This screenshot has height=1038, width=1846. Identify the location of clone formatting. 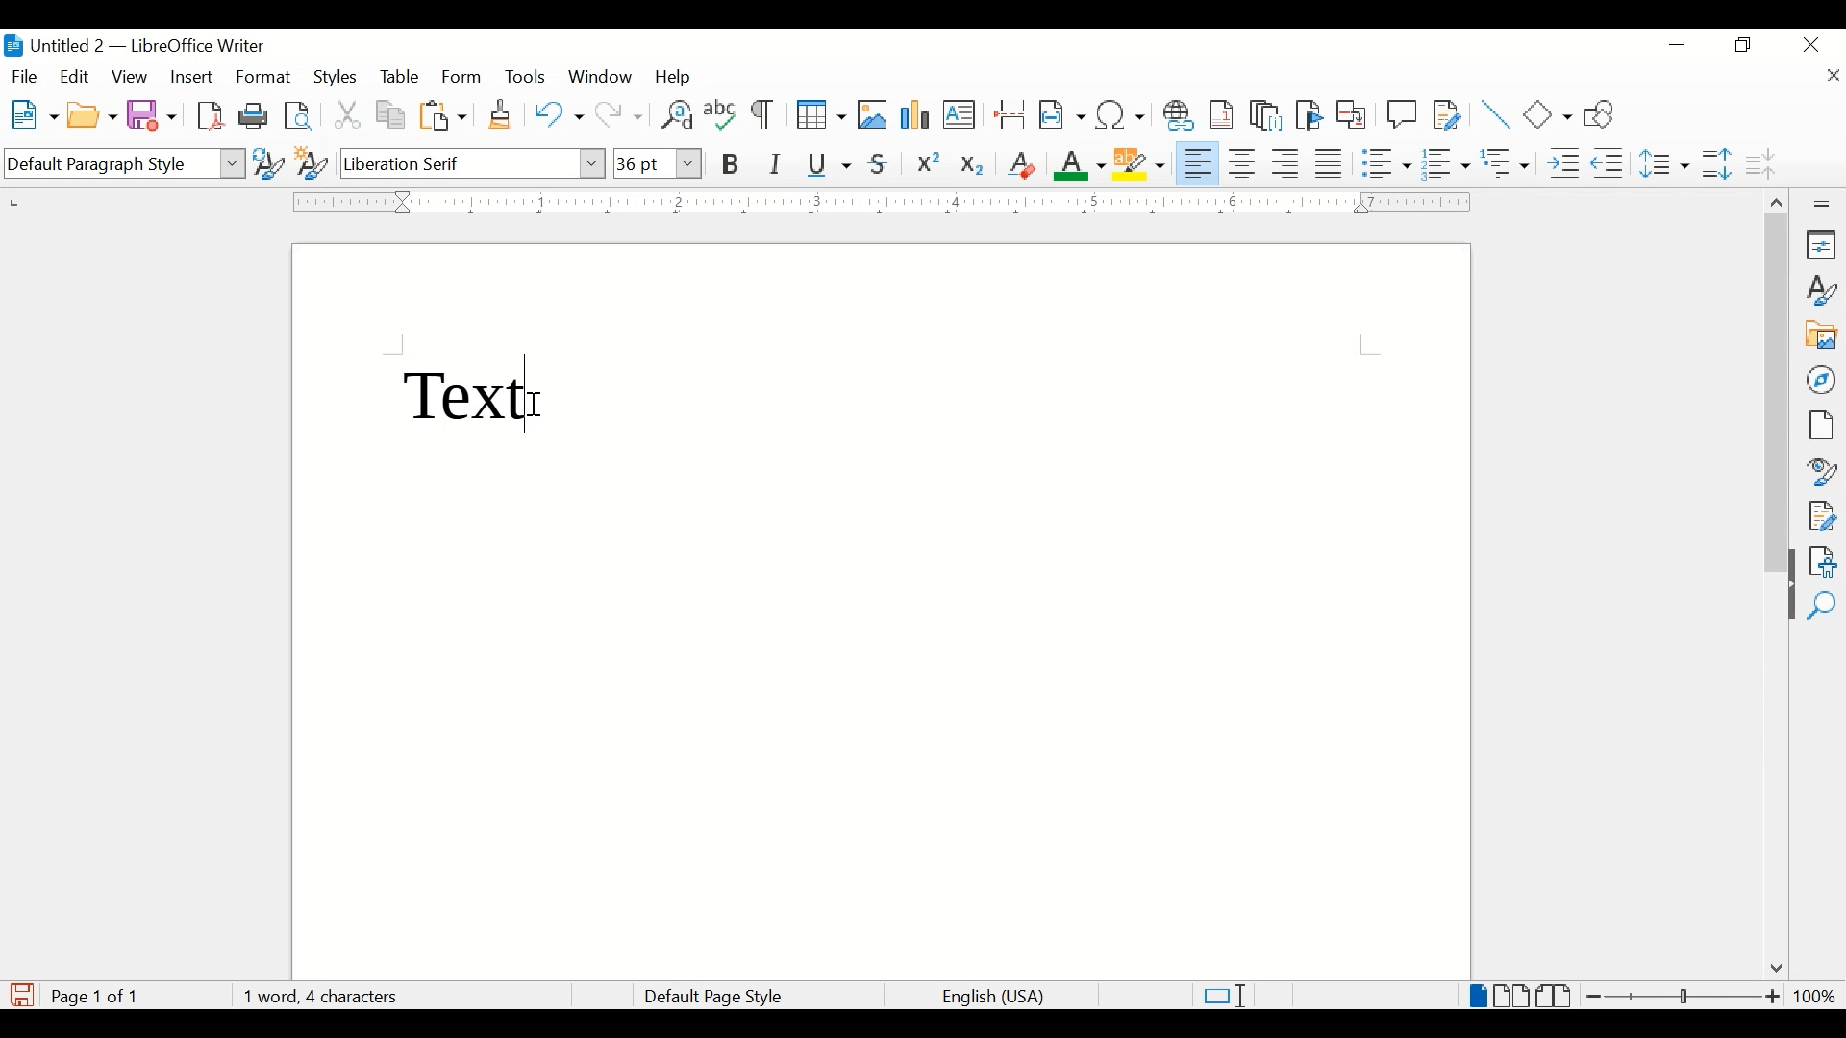
(502, 115).